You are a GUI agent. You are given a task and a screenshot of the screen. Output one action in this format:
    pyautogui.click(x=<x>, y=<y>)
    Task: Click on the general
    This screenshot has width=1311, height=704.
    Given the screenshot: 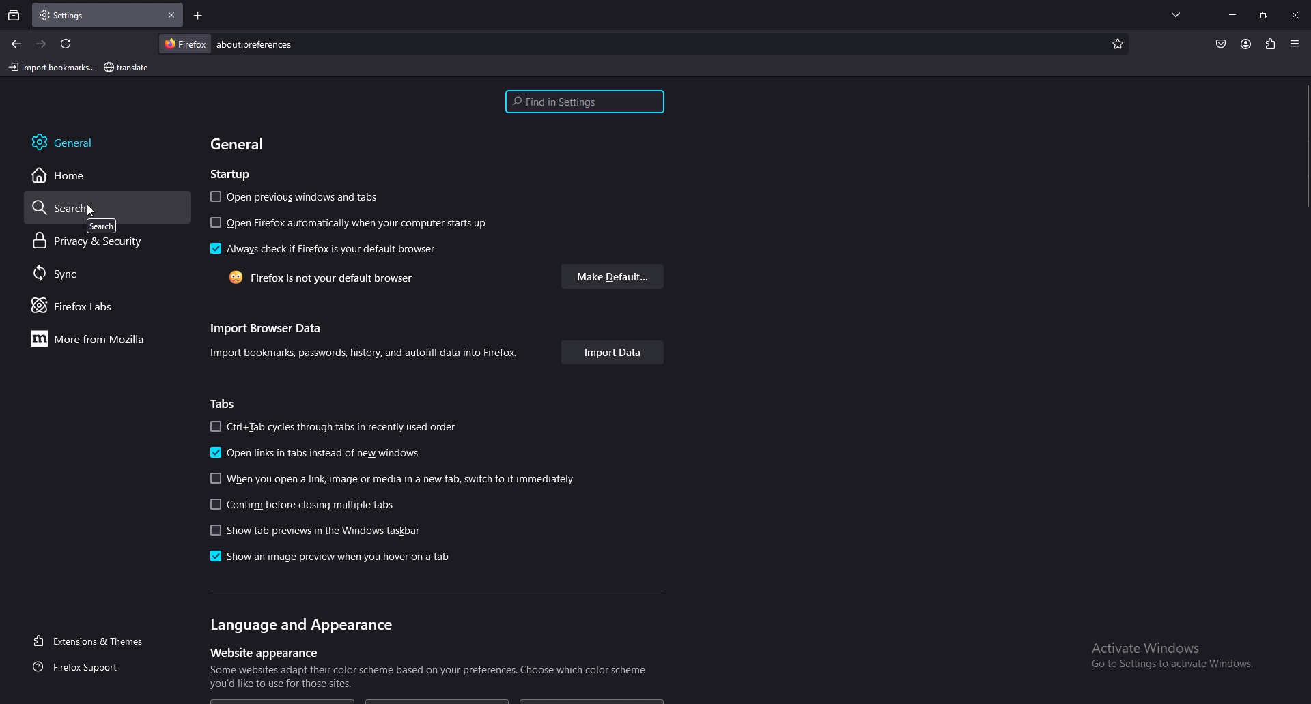 What is the action you would take?
    pyautogui.click(x=242, y=143)
    